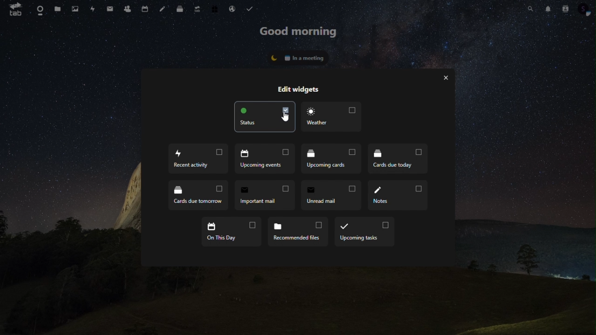  What do you see at coordinates (233, 10) in the screenshot?
I see `email hosting` at bounding box center [233, 10].